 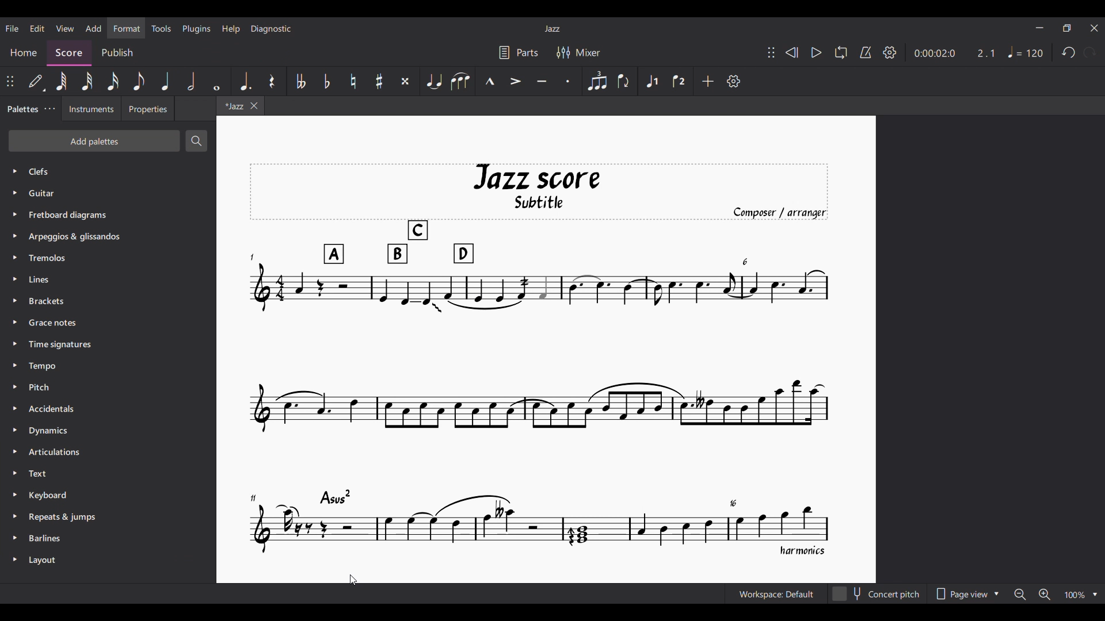 I want to click on Help menu, so click(x=231, y=29).